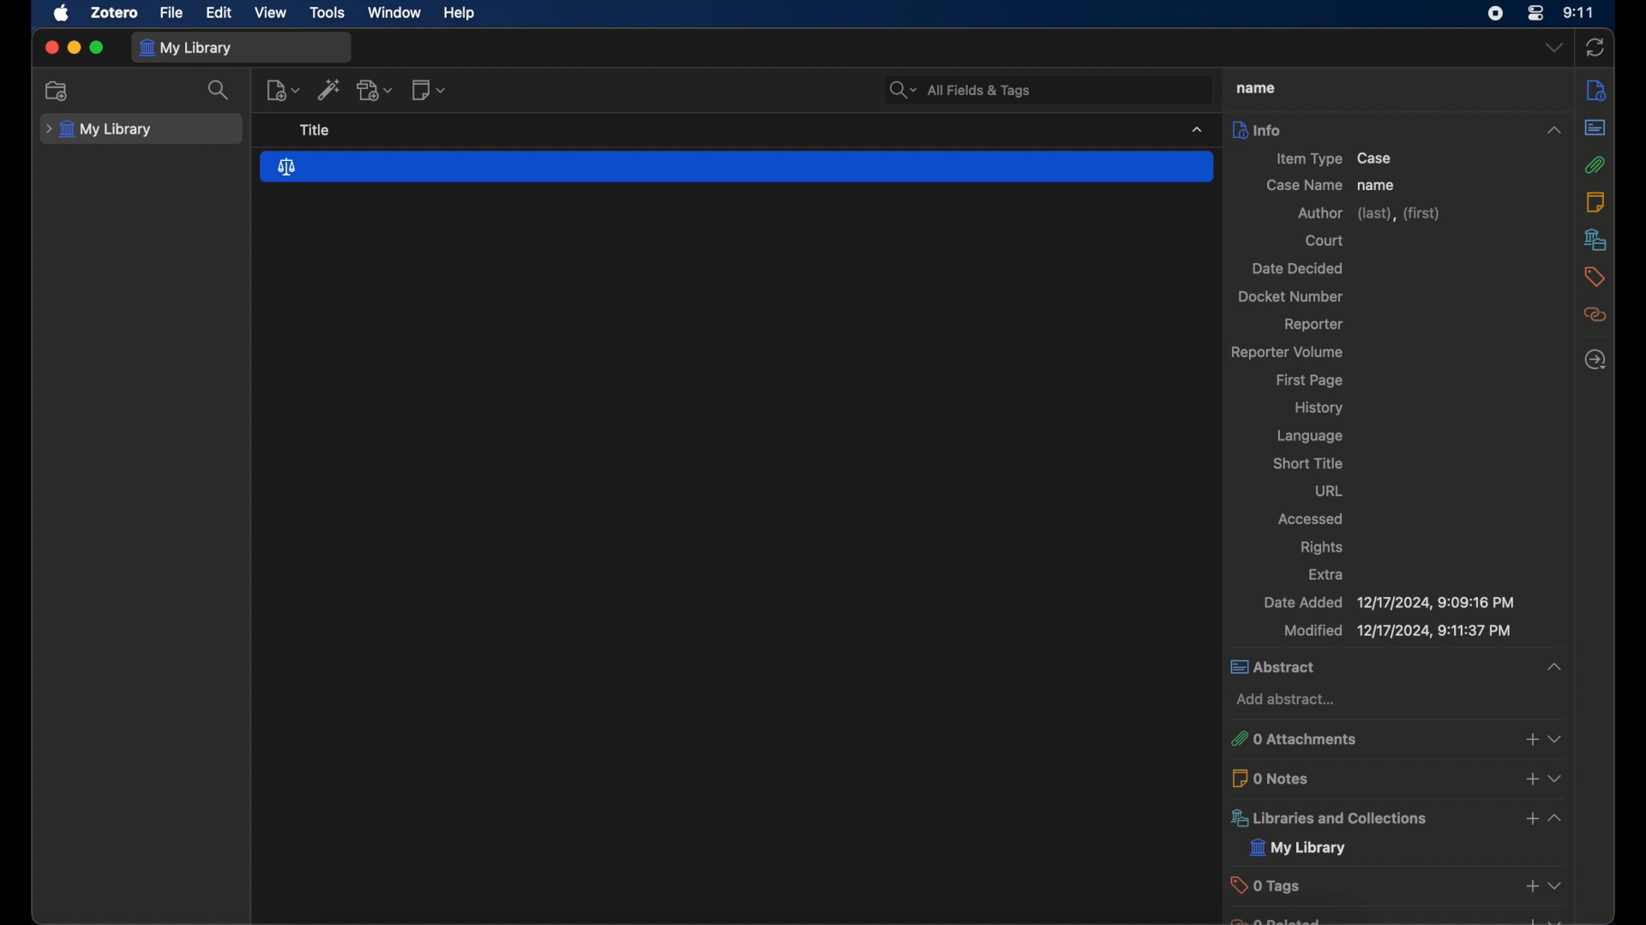 The width and height of the screenshot is (1646, 925). What do you see at coordinates (98, 48) in the screenshot?
I see `maximize` at bounding box center [98, 48].